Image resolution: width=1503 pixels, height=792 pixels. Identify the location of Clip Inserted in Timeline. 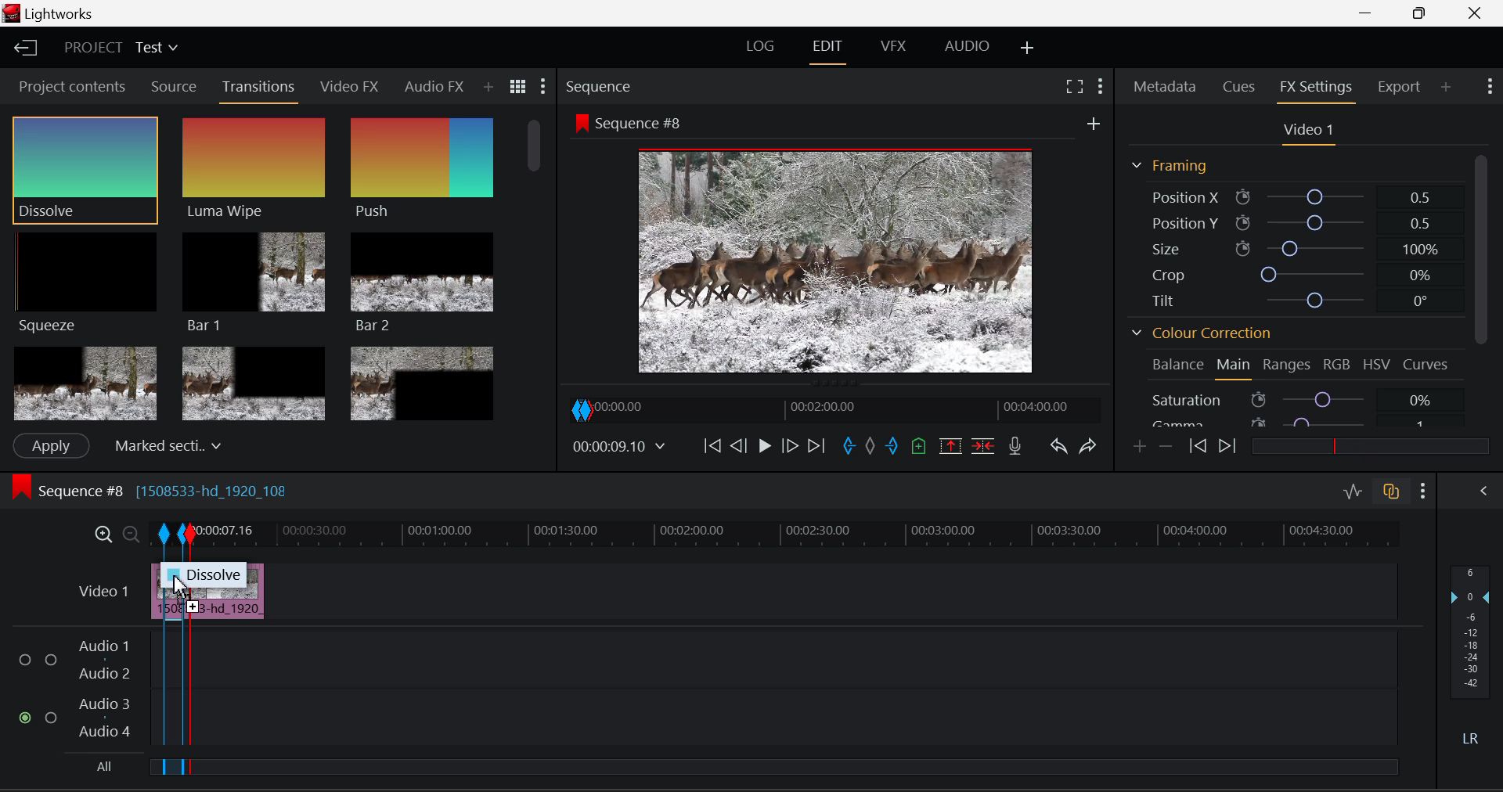
(229, 603).